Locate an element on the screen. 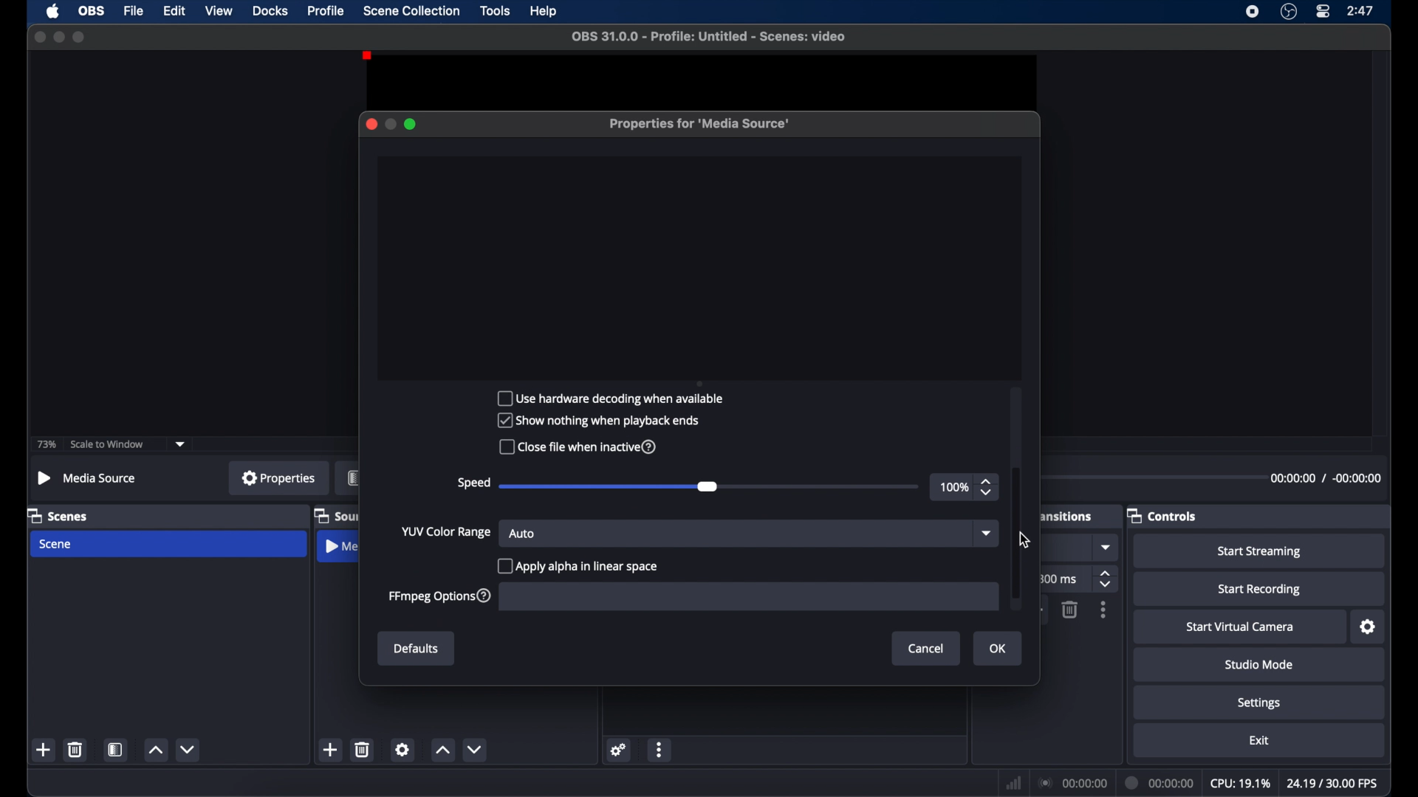  yup color change is located at coordinates (445, 531).